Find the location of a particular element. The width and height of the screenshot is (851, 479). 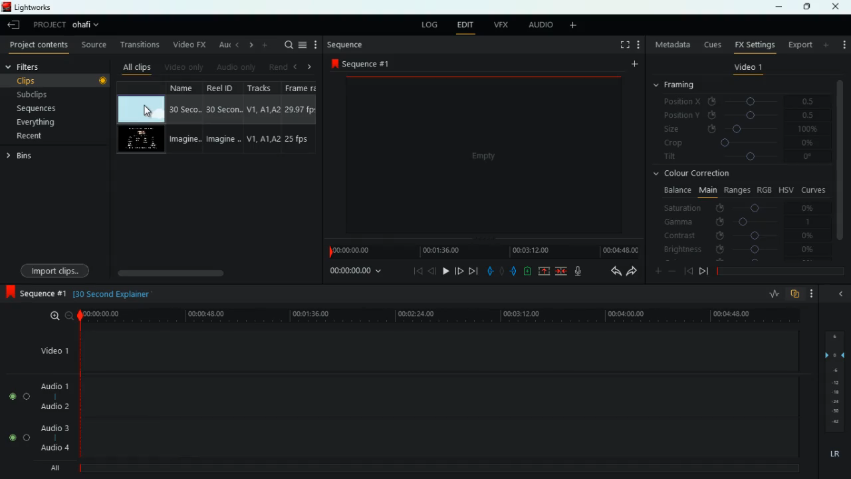

add is located at coordinates (828, 45).